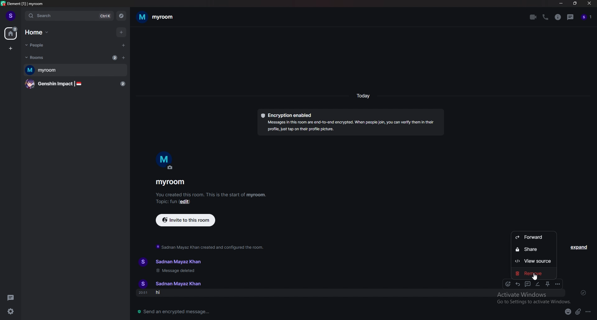 This screenshot has height=320, width=597. Describe the element at coordinates (186, 312) in the screenshot. I see `send an encrypted message...` at that location.